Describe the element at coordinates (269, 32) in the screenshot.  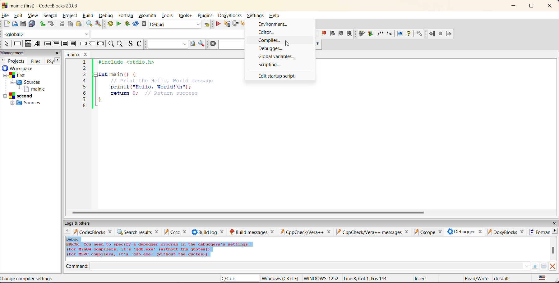
I see `editor` at that location.